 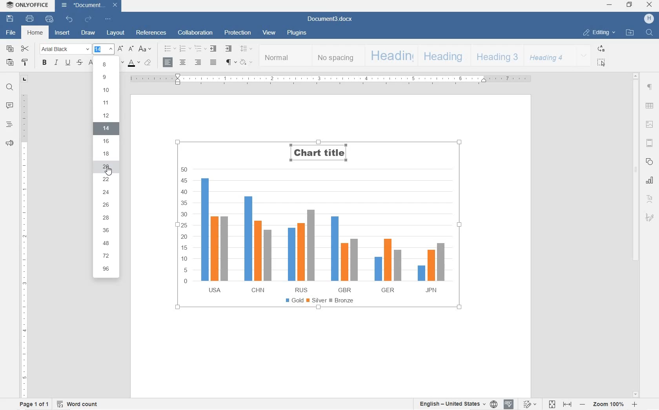 What do you see at coordinates (26, 49) in the screenshot?
I see `CUT` at bounding box center [26, 49].